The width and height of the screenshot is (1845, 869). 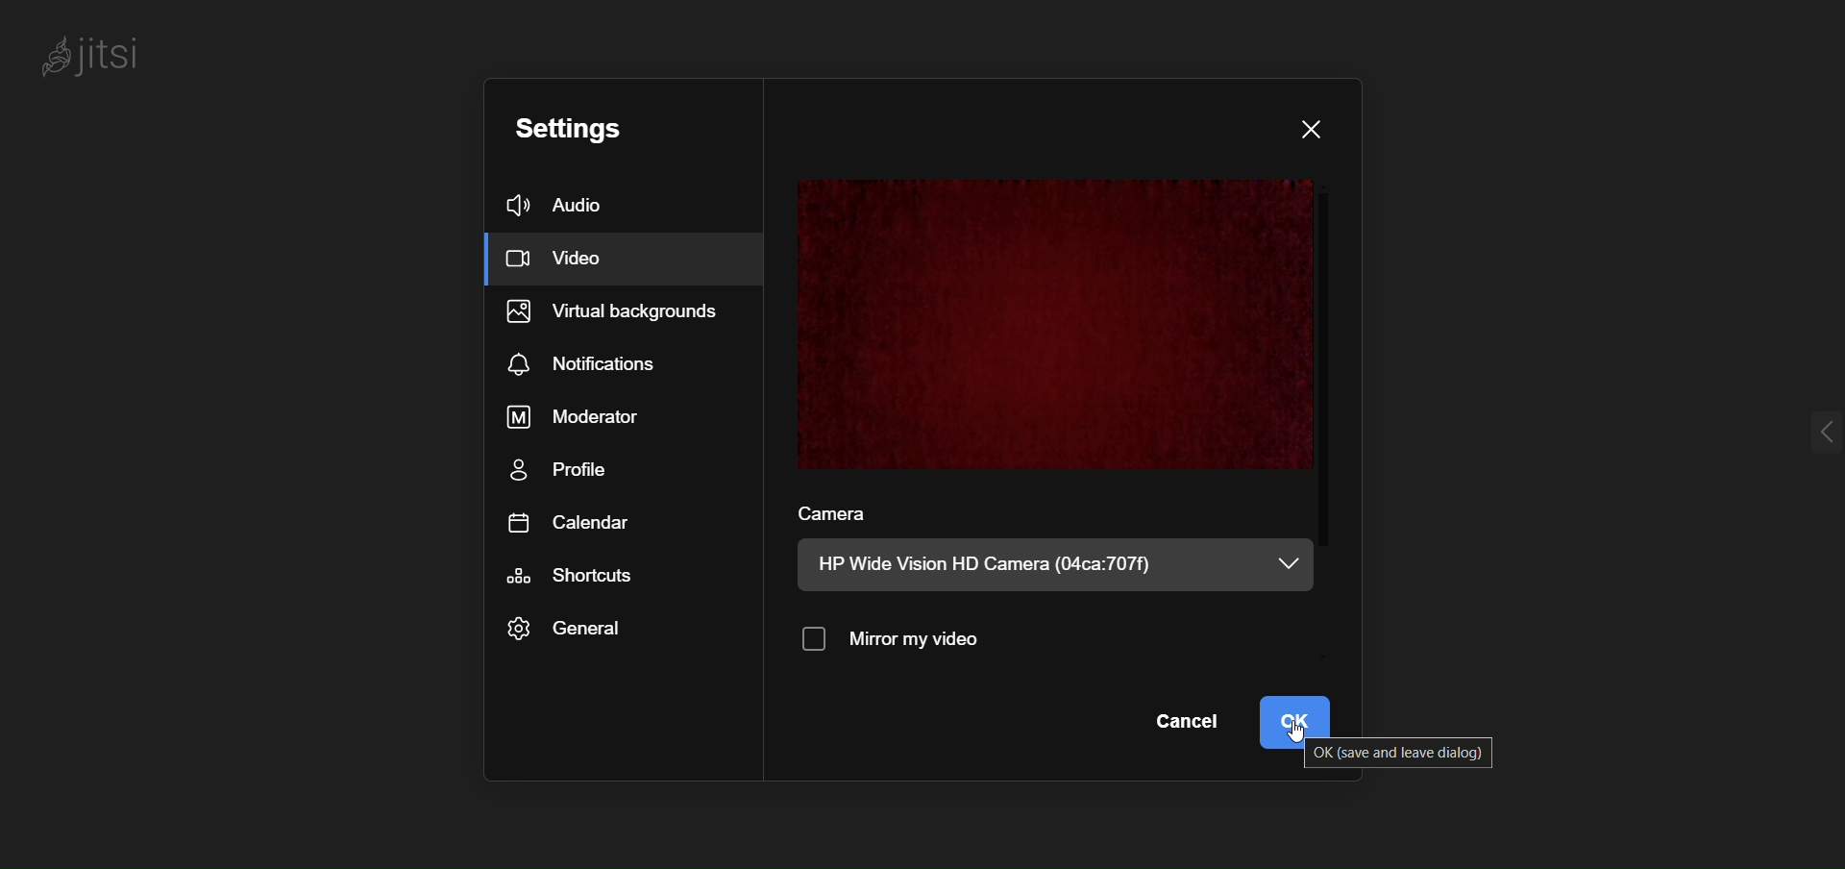 I want to click on close dialog, so click(x=1314, y=127).